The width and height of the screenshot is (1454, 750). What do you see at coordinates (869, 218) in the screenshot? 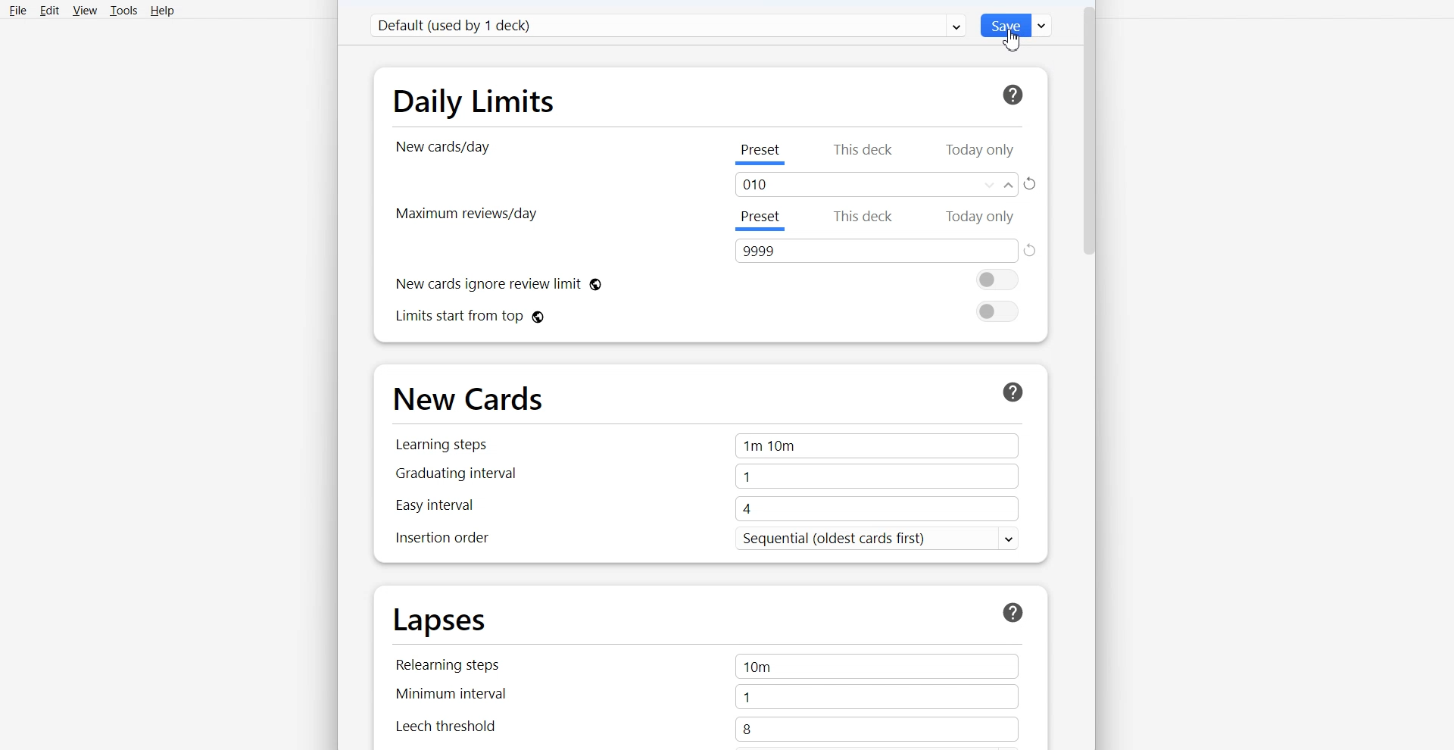
I see `This deck` at bounding box center [869, 218].